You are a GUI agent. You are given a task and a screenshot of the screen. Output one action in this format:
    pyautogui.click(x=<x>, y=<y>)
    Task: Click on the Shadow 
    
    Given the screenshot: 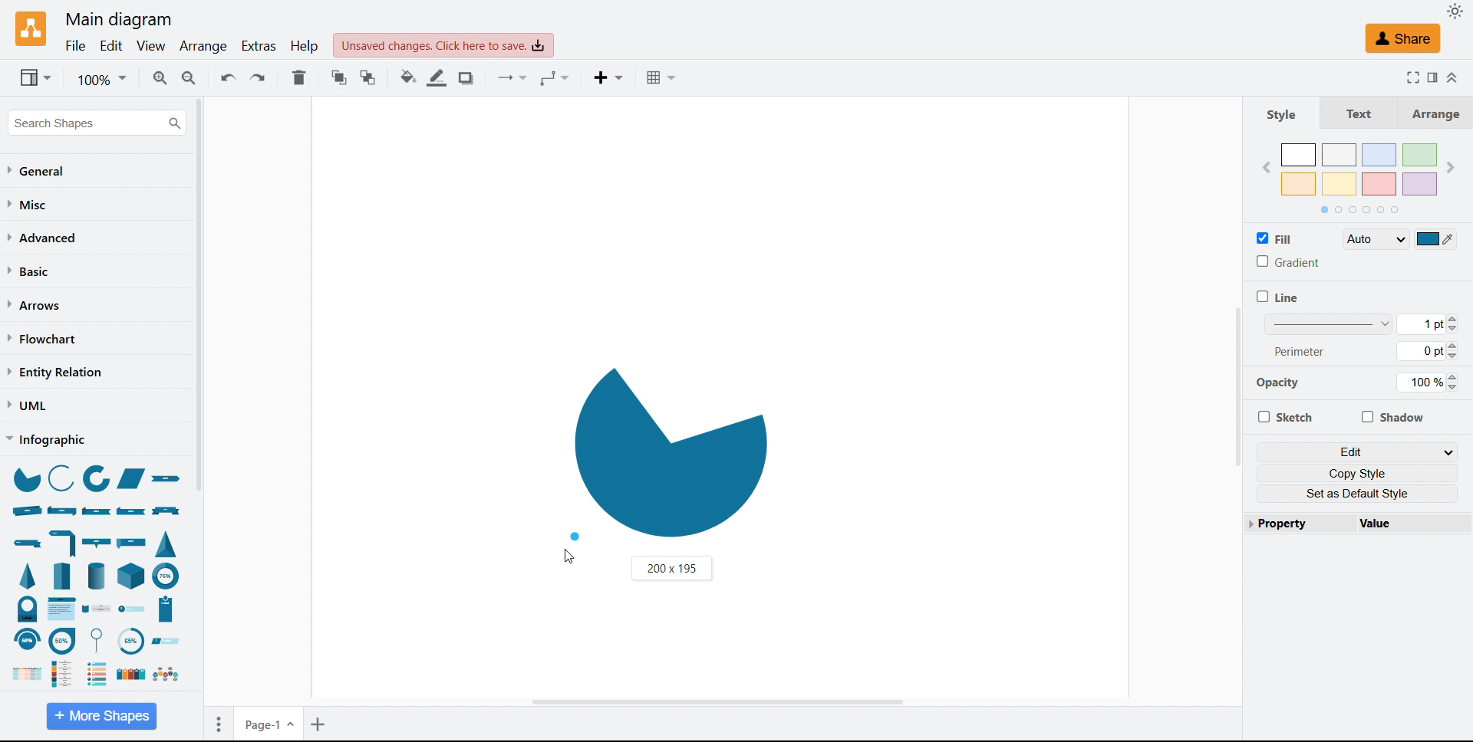 What is the action you would take?
    pyautogui.click(x=1392, y=416)
    